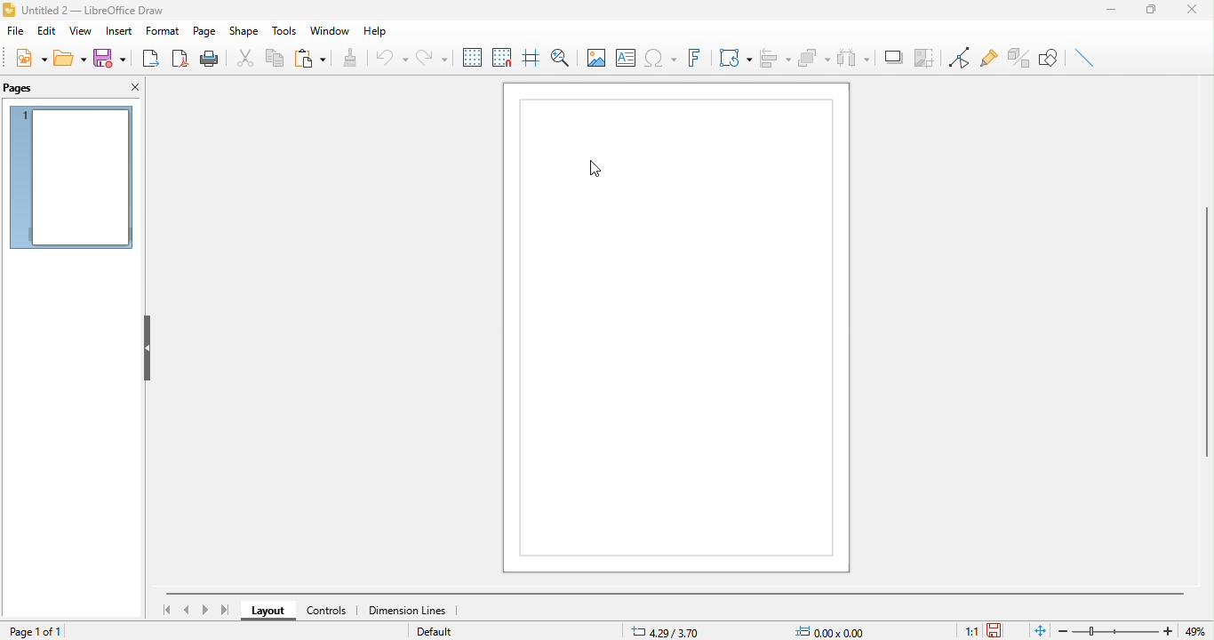 This screenshot has height=640, width=1214. Describe the element at coordinates (1206, 335) in the screenshot. I see `vertical scroll bar` at that location.